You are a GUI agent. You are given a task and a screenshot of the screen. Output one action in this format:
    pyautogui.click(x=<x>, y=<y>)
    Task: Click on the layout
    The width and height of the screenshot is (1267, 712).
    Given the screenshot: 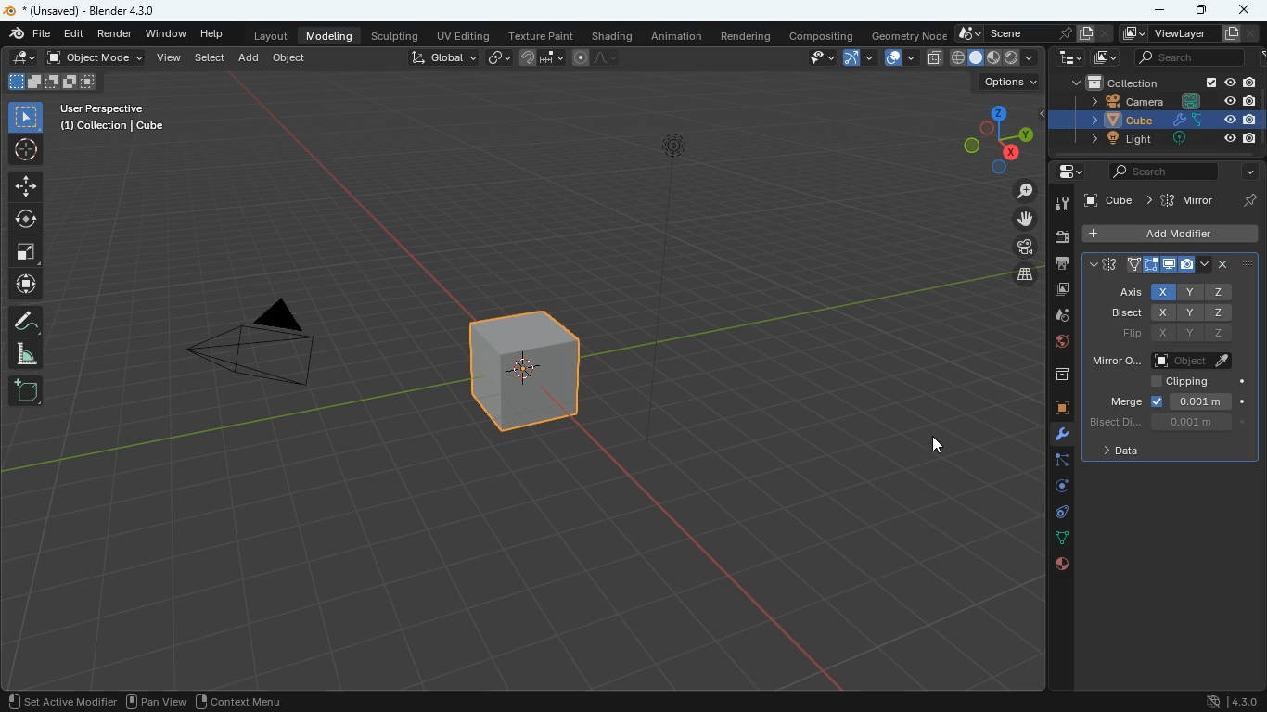 What is the action you would take?
    pyautogui.click(x=270, y=38)
    